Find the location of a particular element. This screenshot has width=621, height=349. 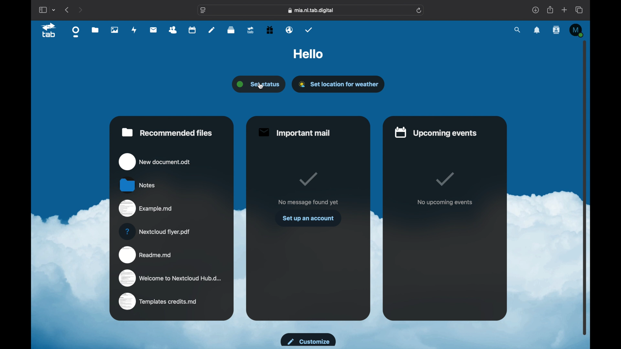

hello is located at coordinates (308, 54).